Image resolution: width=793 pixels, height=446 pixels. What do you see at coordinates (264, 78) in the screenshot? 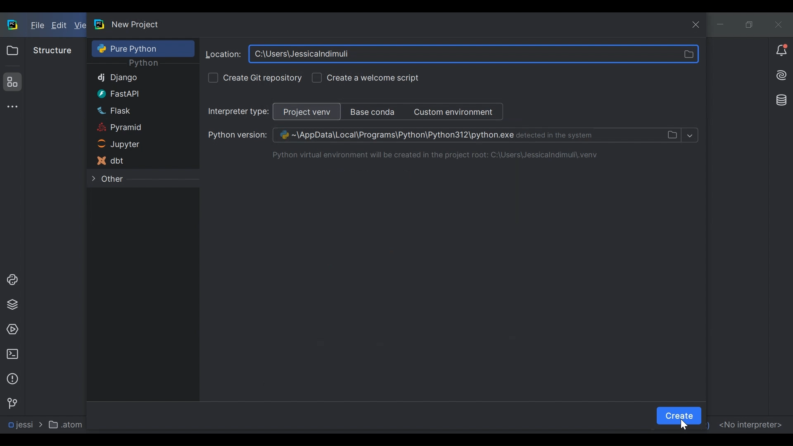
I see `Create Git Repository` at bounding box center [264, 78].